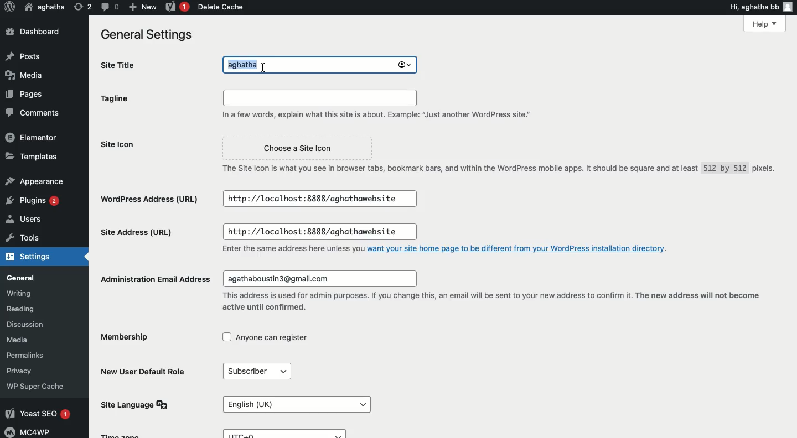 Image resolution: width=797 pixels, height=438 pixels. Describe the element at coordinates (133, 338) in the screenshot. I see `Membership` at that location.